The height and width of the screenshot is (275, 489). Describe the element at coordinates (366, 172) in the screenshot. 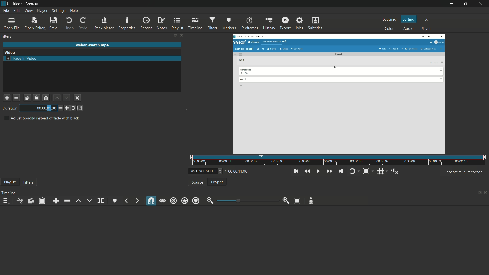

I see `toggle zoom` at that location.